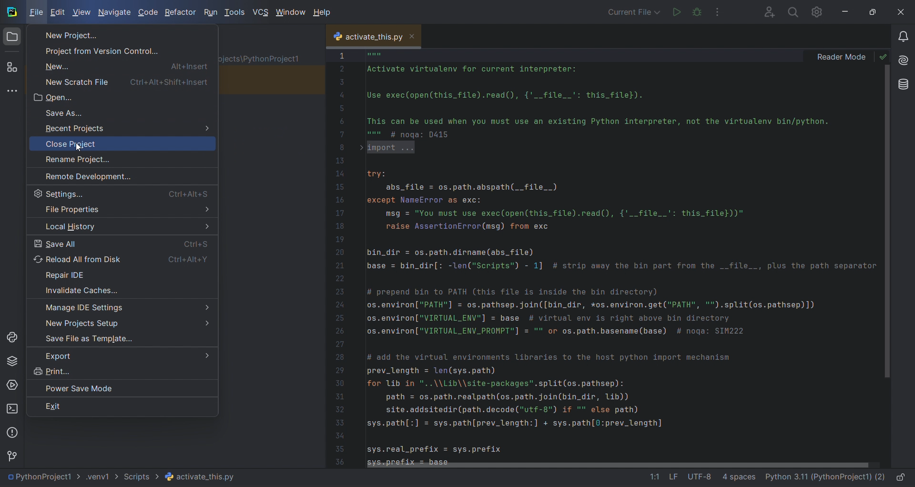  What do you see at coordinates (121, 322) in the screenshot?
I see `new project` at bounding box center [121, 322].